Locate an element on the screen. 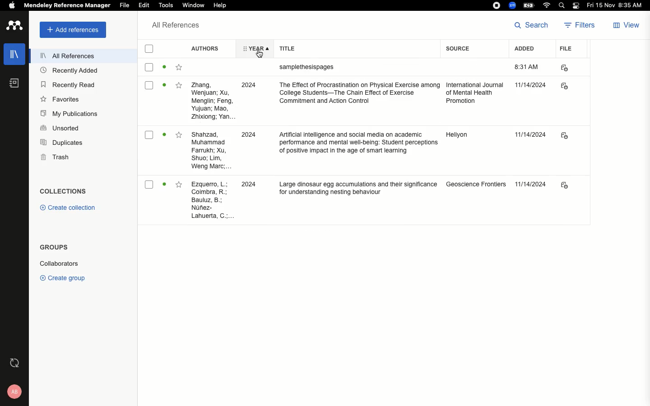 This screenshot has height=406, width=650. select document is located at coordinates (149, 88).